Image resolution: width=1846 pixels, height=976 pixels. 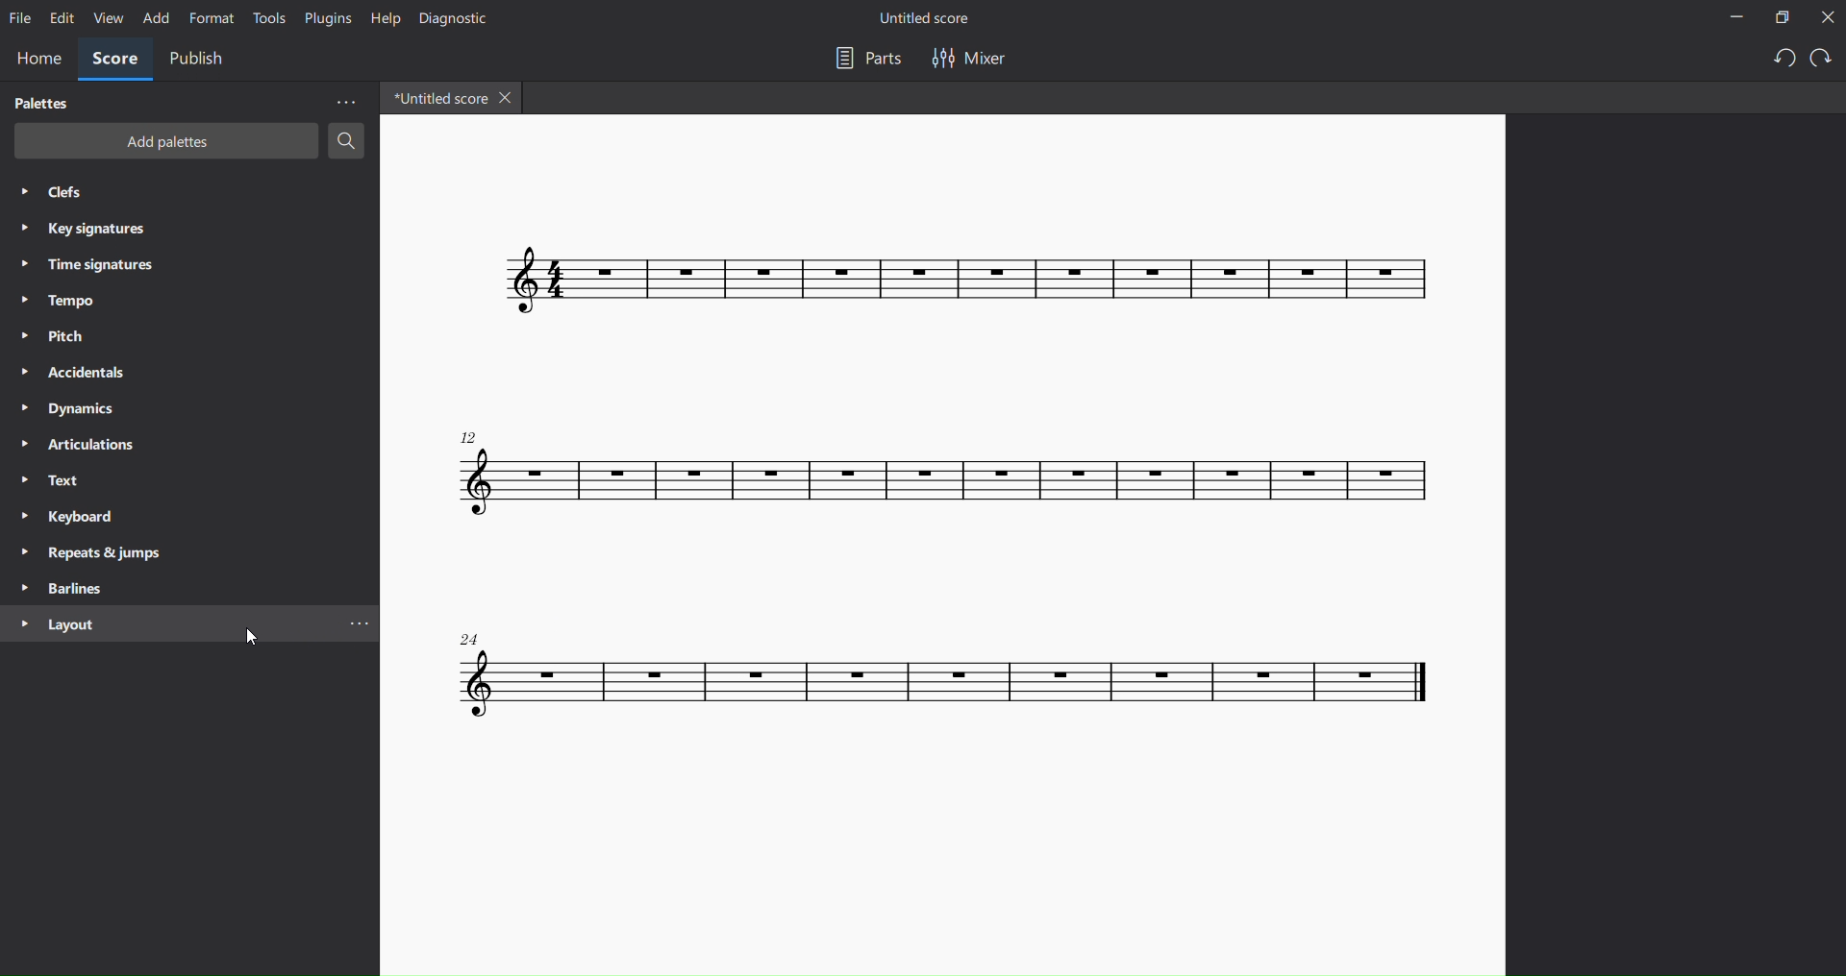 I want to click on search, so click(x=348, y=144).